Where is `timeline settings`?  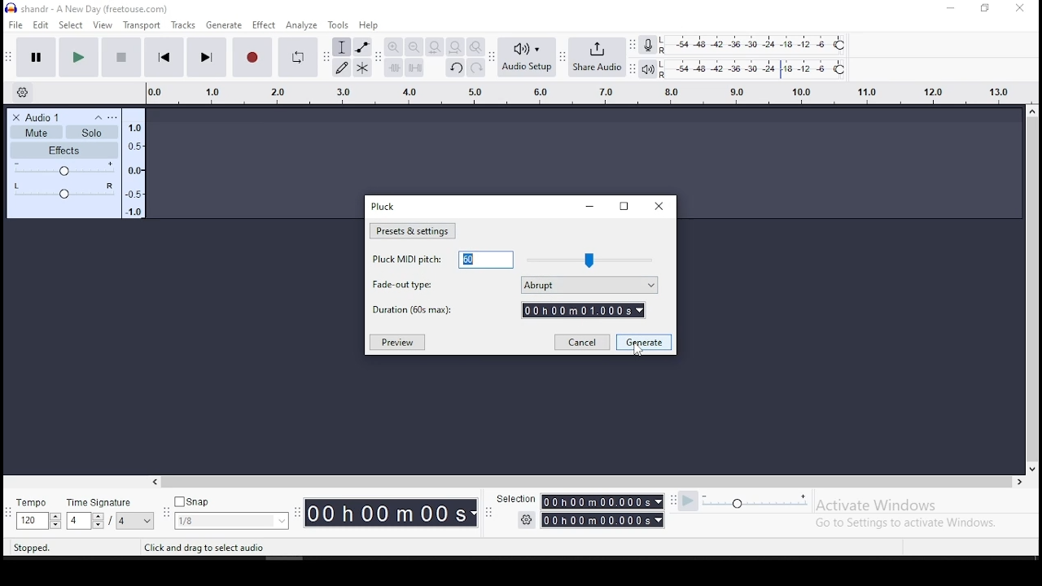 timeline settings is located at coordinates (21, 94).